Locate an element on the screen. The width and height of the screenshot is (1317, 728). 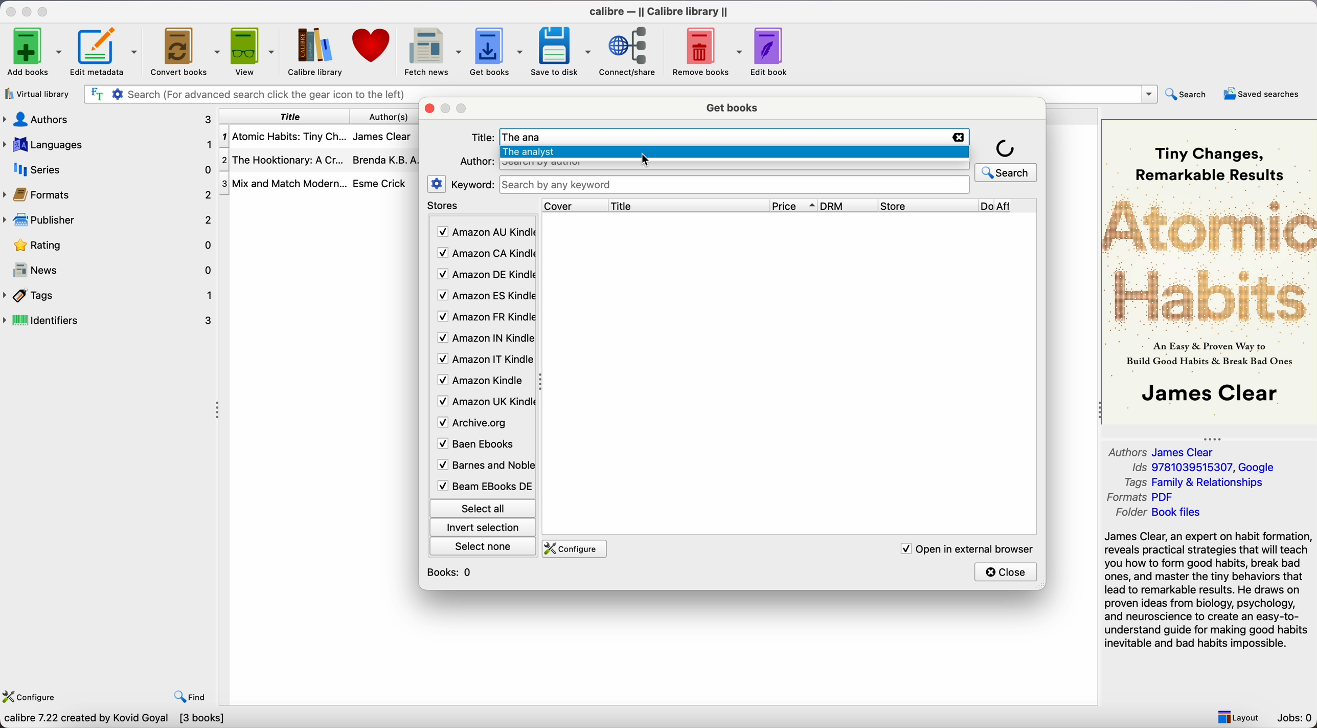
close is located at coordinates (1007, 571).